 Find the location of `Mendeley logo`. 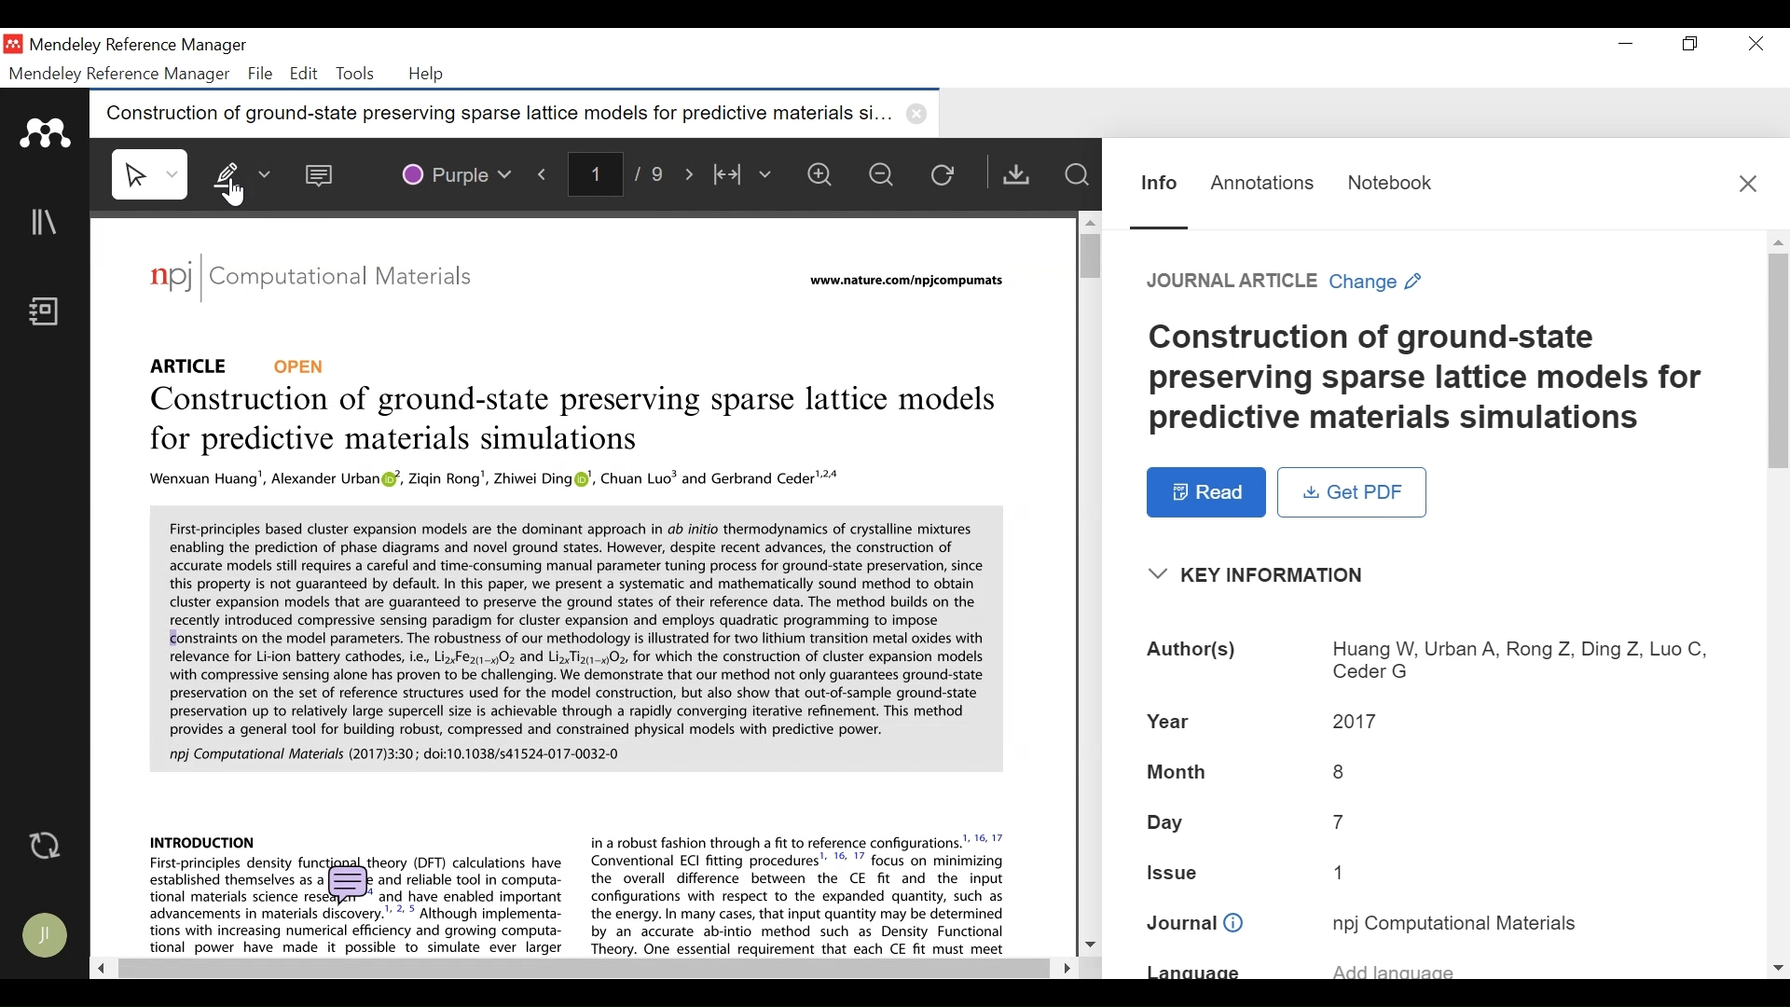

Mendeley logo is located at coordinates (48, 133).